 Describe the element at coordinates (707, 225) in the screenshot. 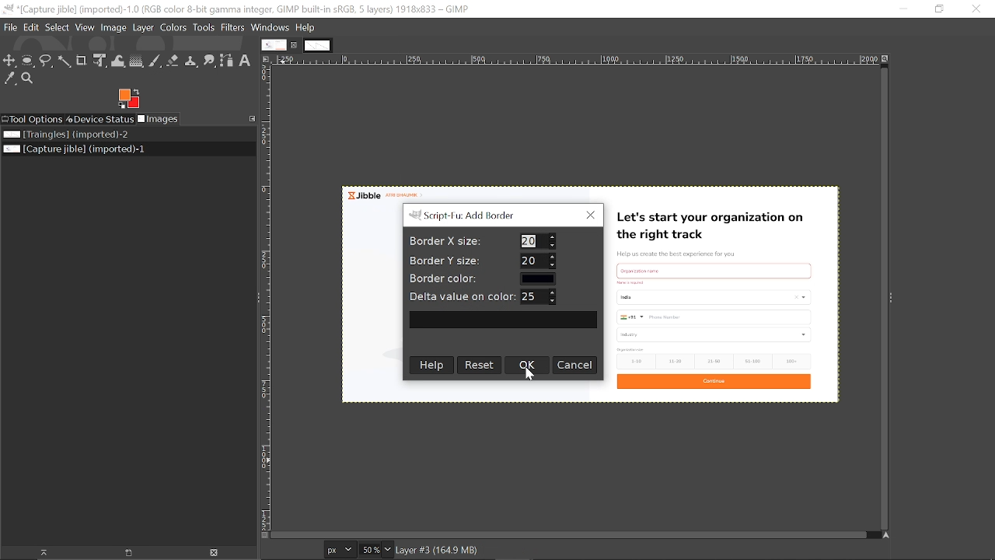

I see `Let's start your organization on
the right track` at that location.